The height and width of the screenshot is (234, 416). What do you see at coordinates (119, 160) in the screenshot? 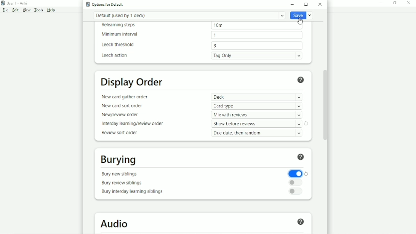
I see `Burying` at bounding box center [119, 160].